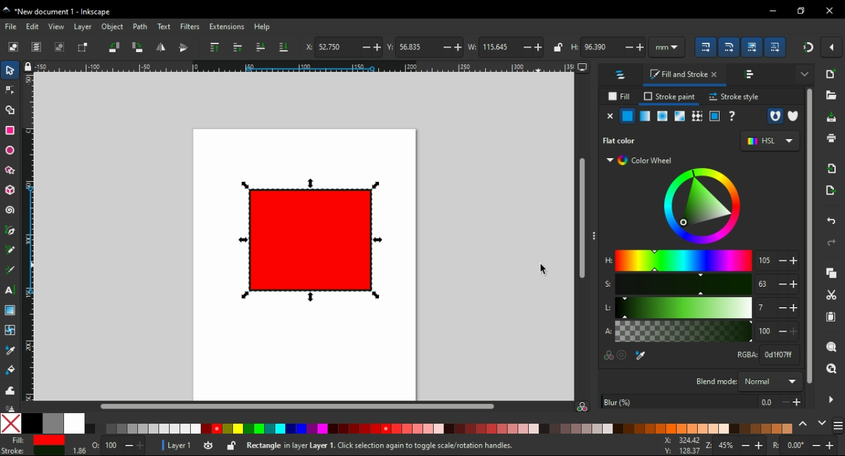 This screenshot has height=456, width=845. Describe the element at coordinates (662, 116) in the screenshot. I see `radial gradient` at that location.